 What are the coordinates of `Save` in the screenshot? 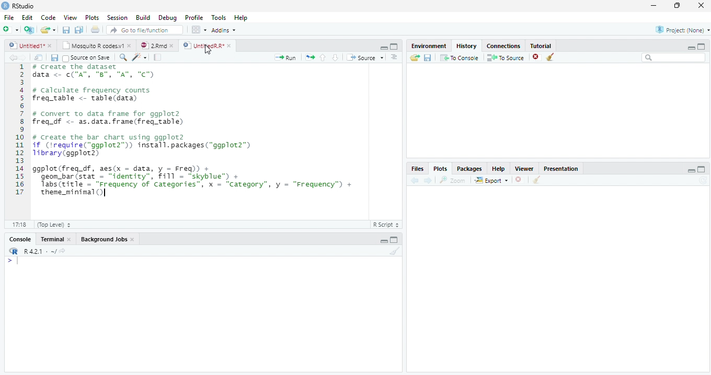 It's located at (54, 57).